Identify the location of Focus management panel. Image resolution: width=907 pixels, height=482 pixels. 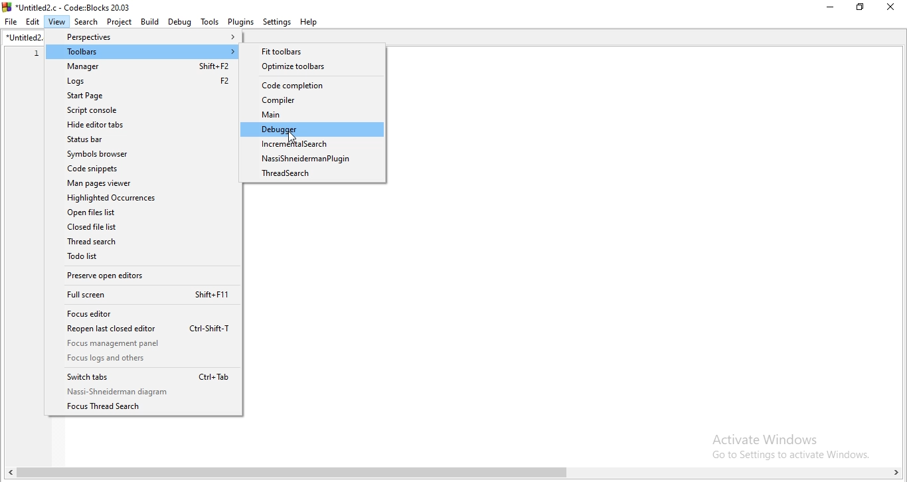
(143, 345).